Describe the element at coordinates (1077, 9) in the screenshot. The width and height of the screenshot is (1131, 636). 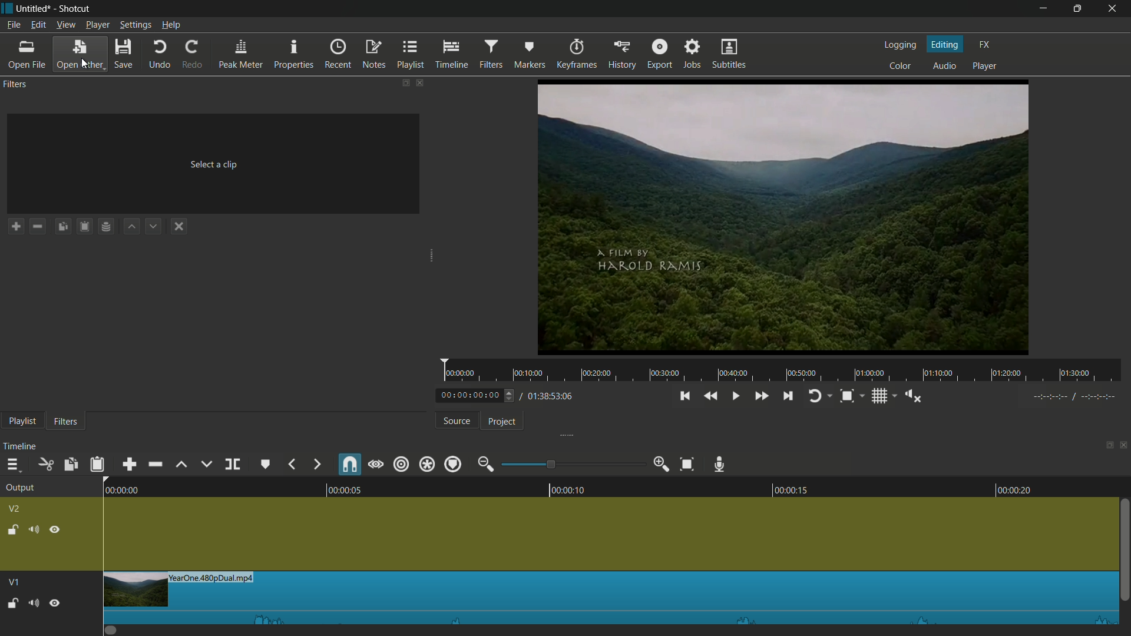
I see `maximize` at that location.